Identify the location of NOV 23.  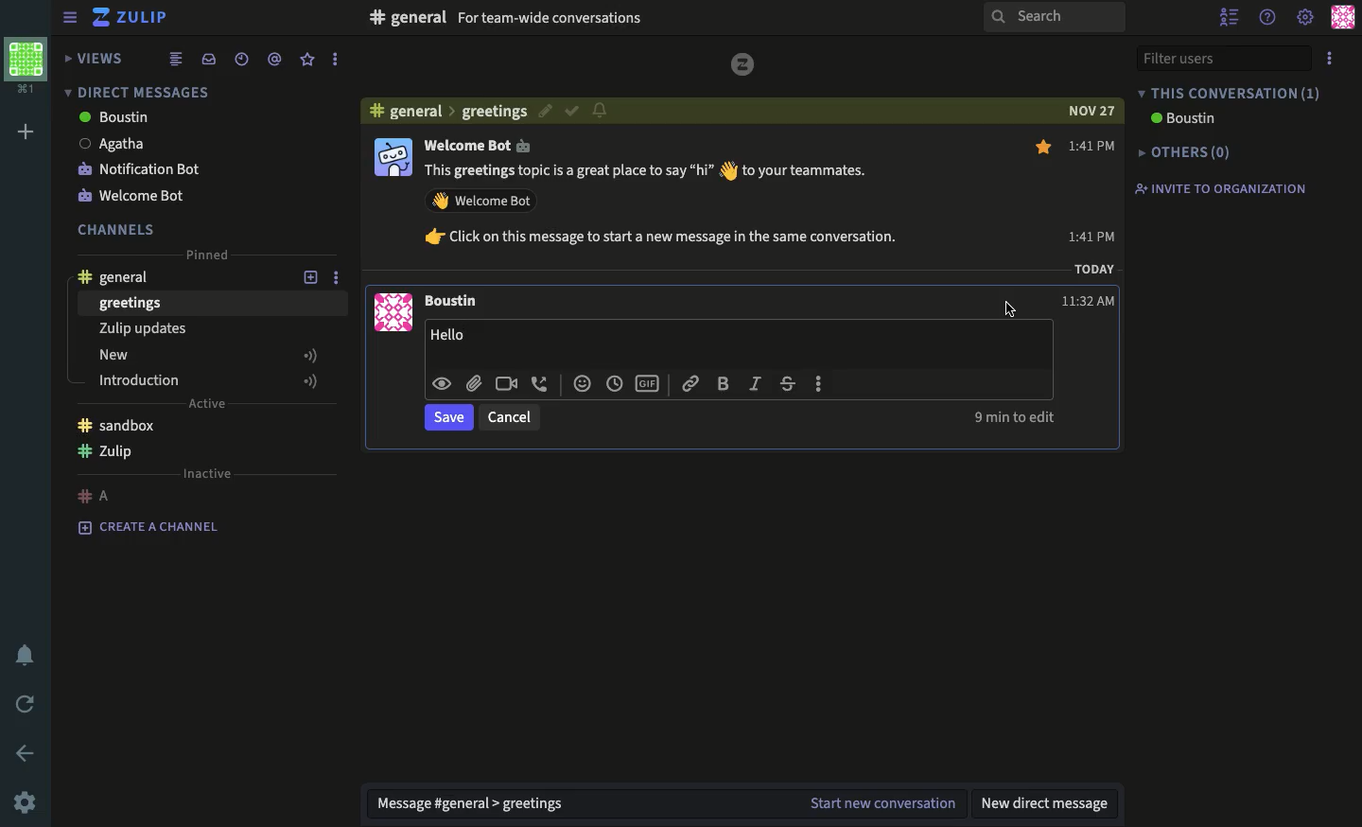
(1089, 108).